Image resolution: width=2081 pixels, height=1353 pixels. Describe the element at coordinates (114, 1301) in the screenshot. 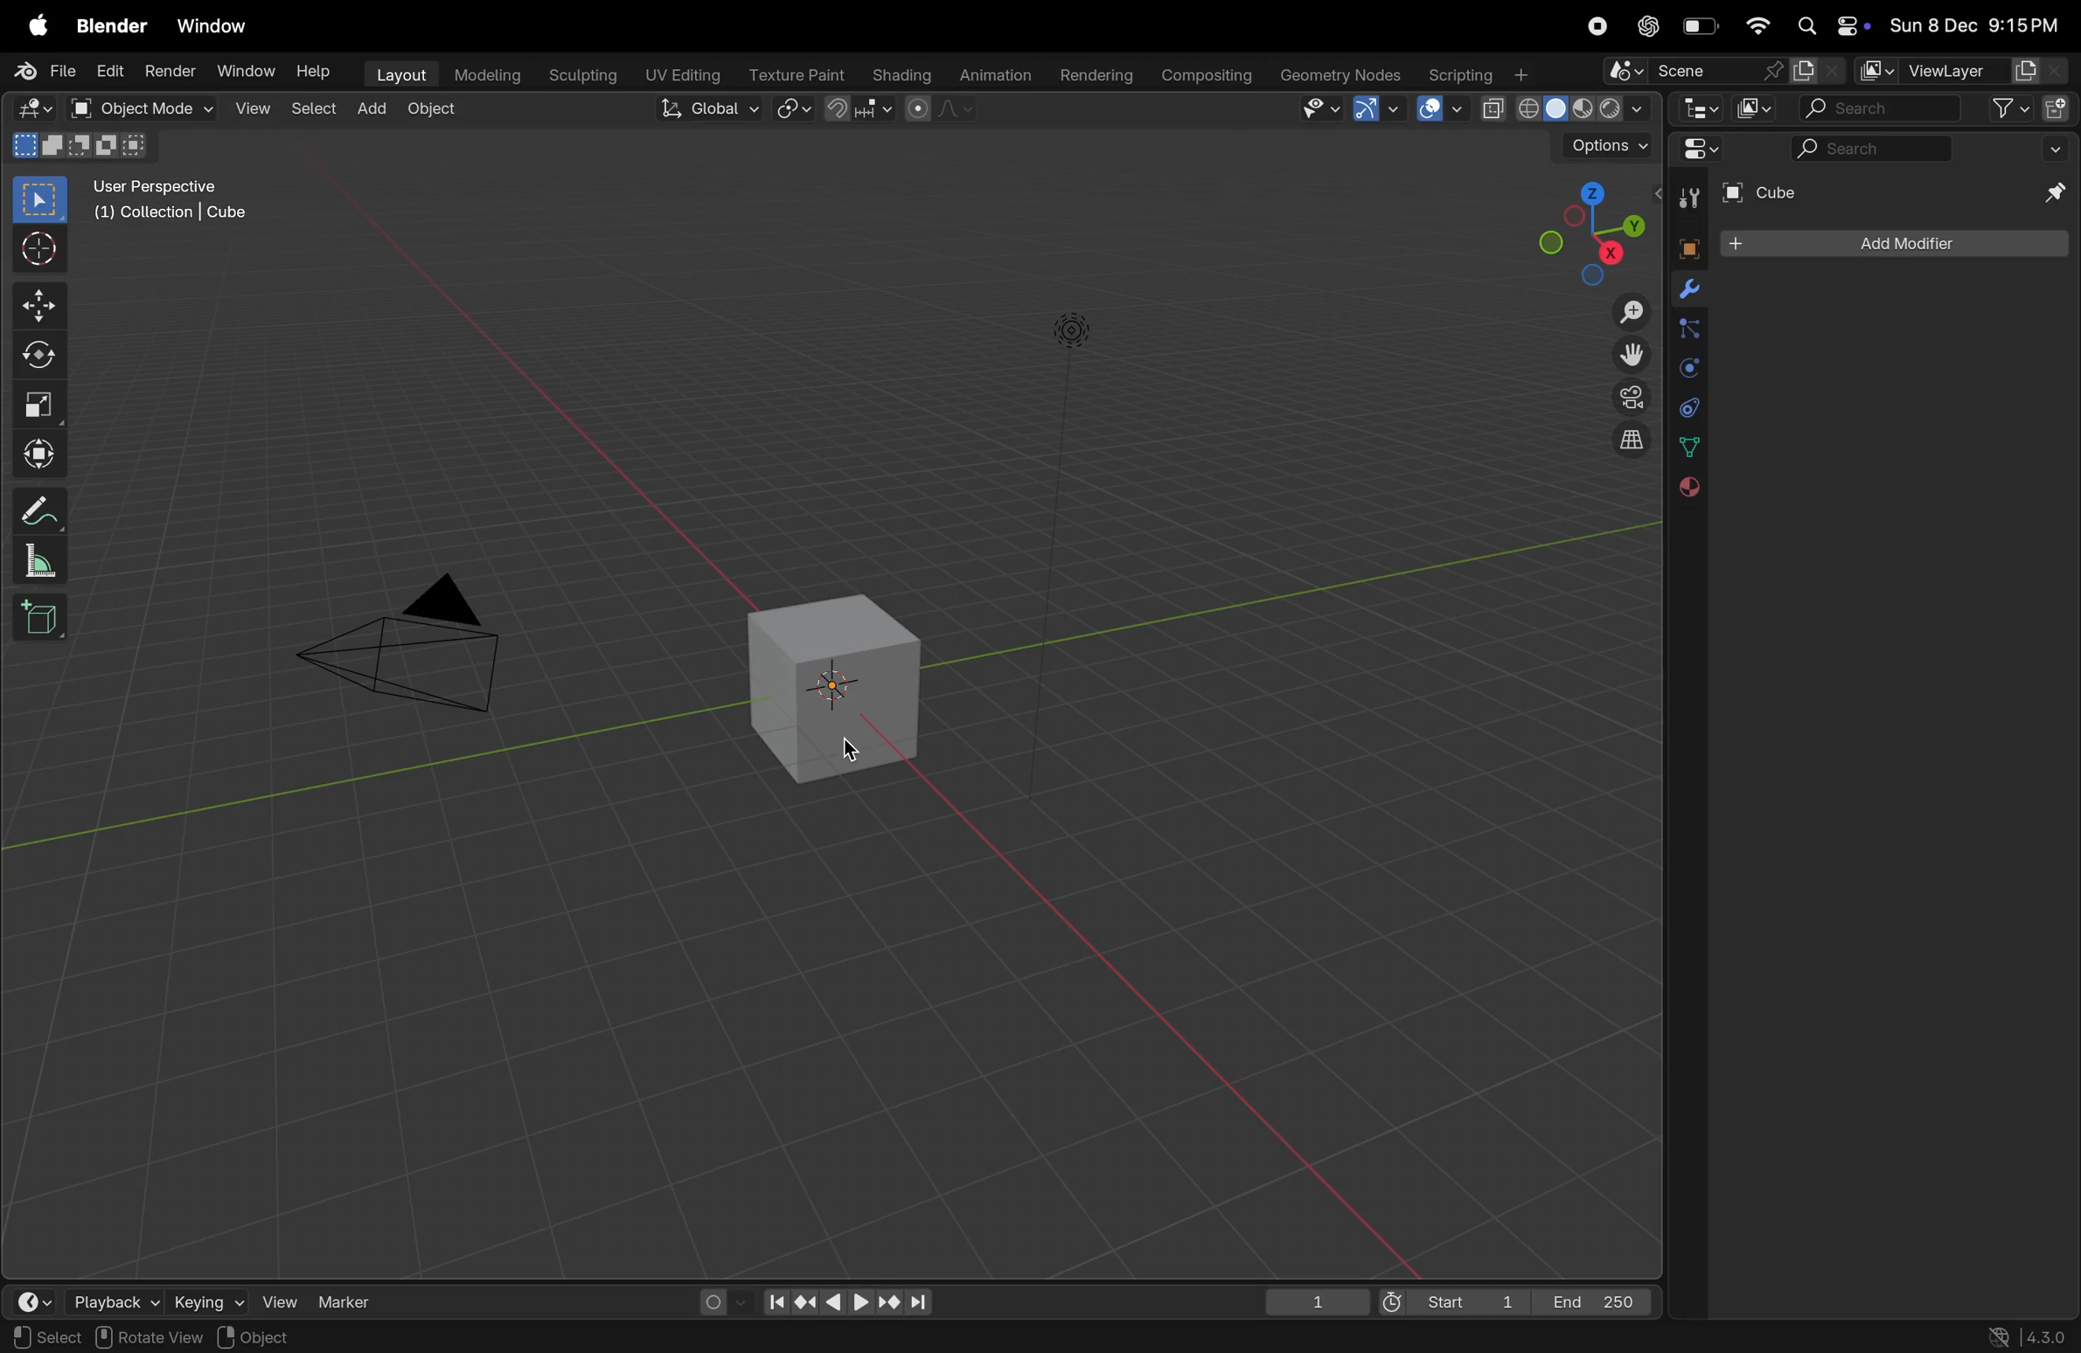

I see `playback` at that location.